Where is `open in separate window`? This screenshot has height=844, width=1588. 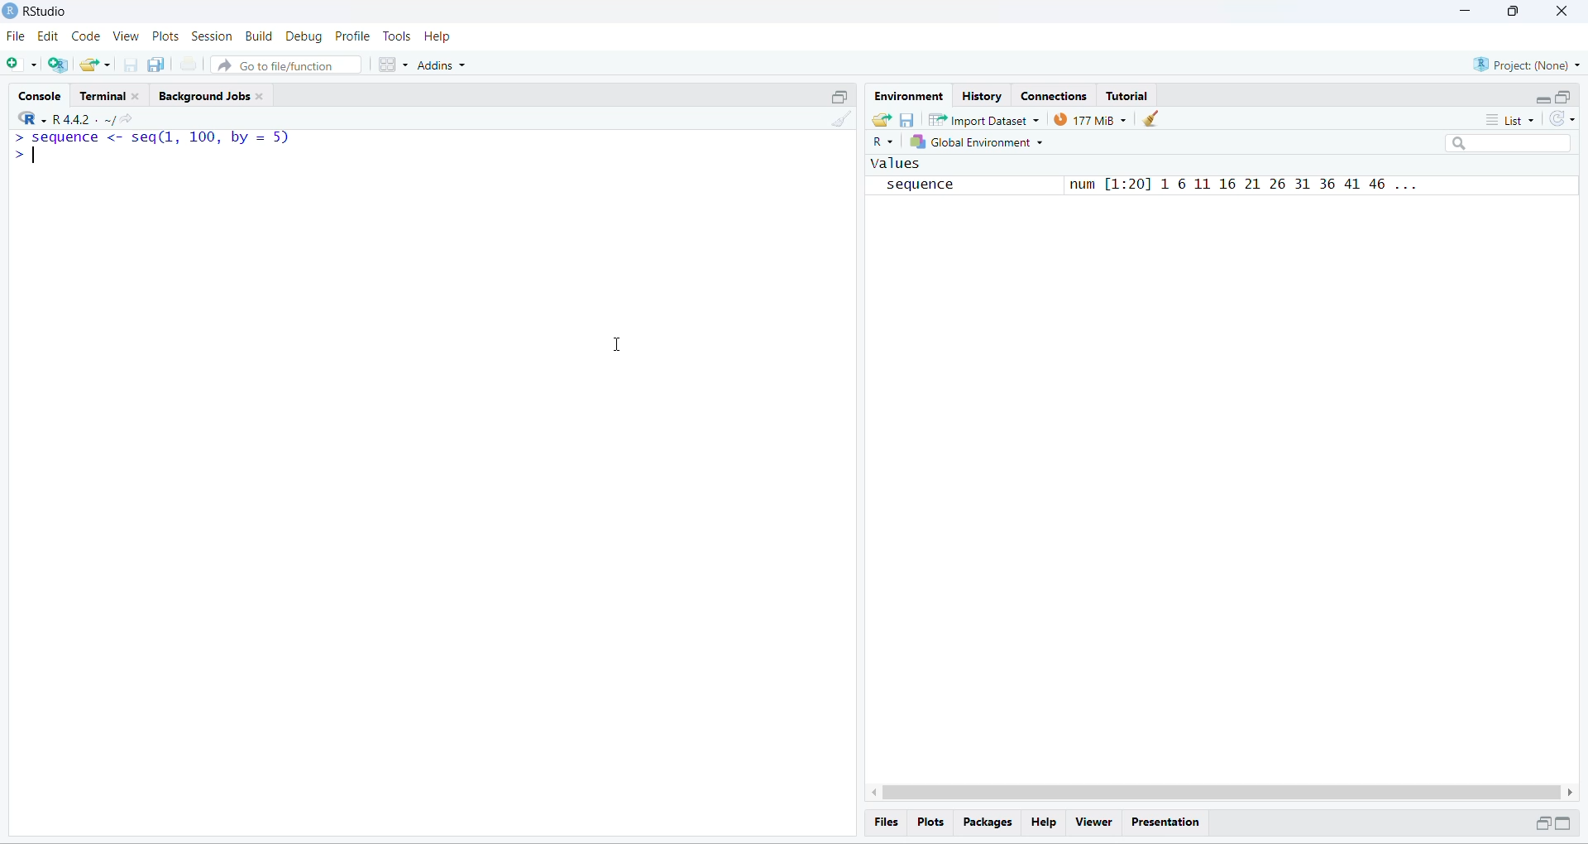
open in separate window is located at coordinates (1565, 97).